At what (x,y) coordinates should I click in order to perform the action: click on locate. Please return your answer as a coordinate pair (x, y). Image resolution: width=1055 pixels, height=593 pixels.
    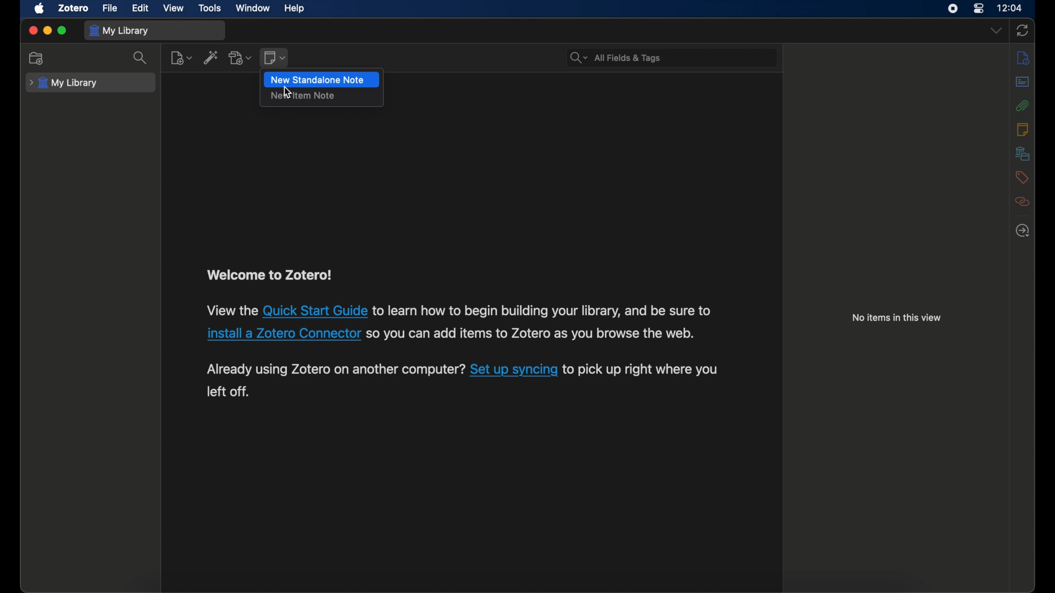
    Looking at the image, I should click on (1023, 230).